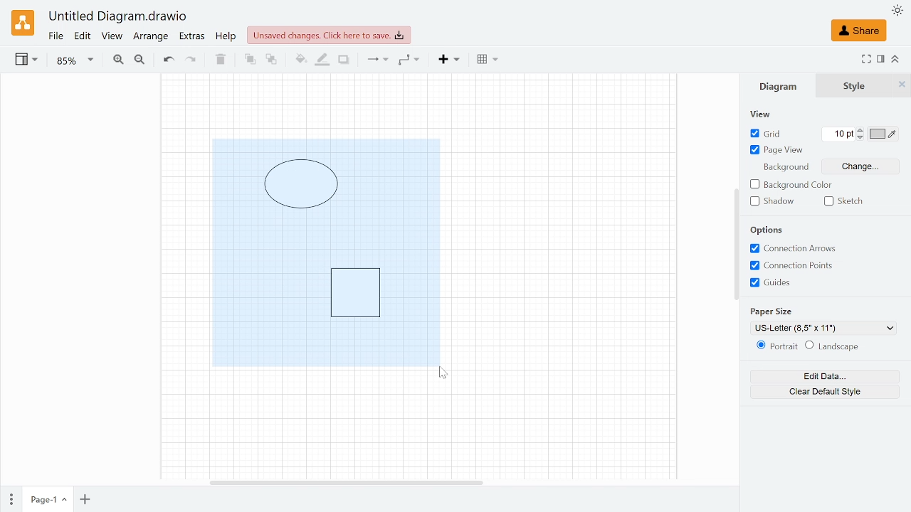 The height and width of the screenshot is (512, 911). Describe the element at coordinates (83, 37) in the screenshot. I see `Edit` at that location.